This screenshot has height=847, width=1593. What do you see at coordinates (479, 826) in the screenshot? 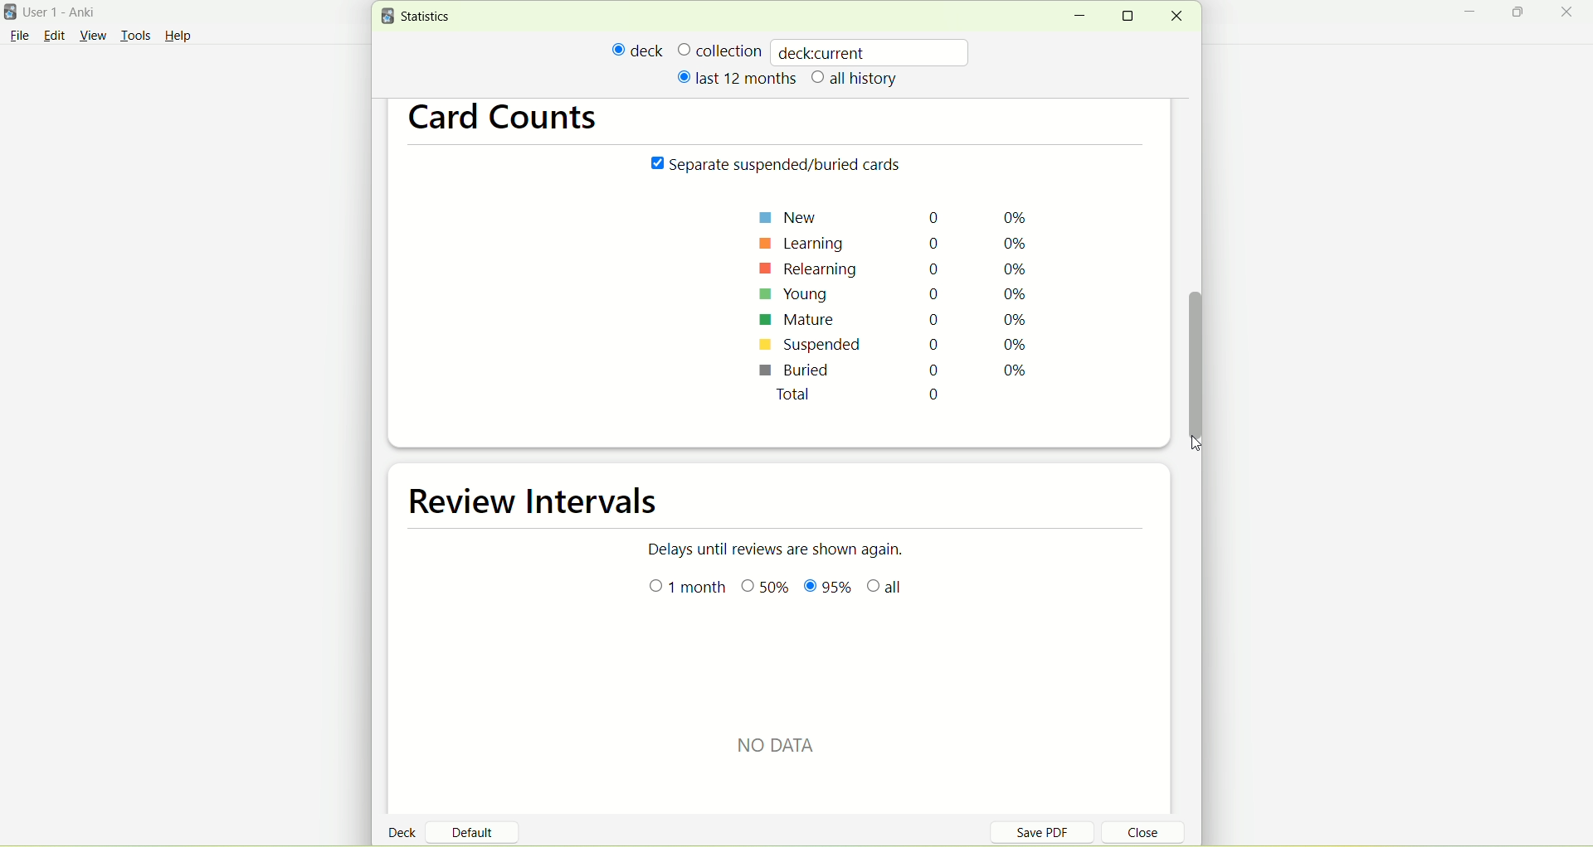
I see `default` at bounding box center [479, 826].